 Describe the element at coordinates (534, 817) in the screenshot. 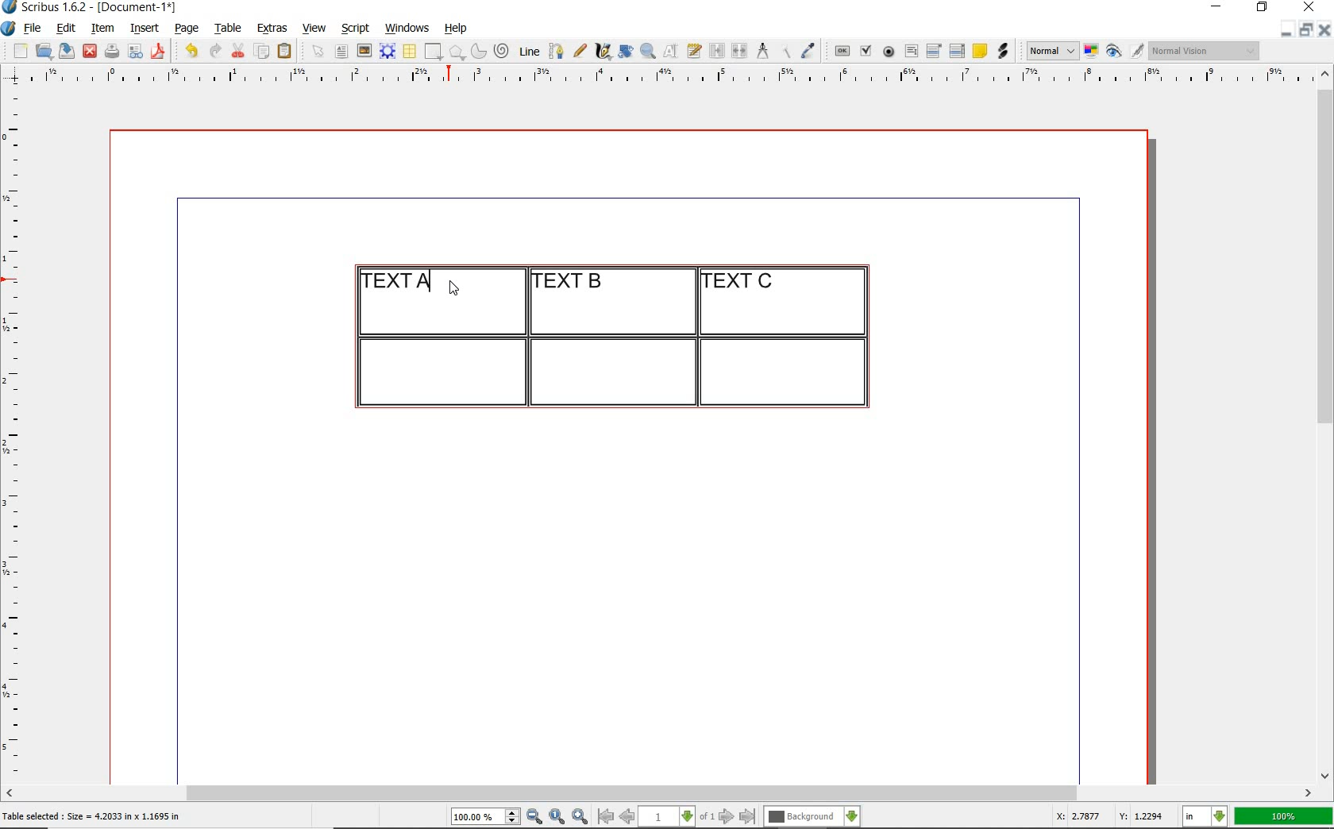

I see `zoom out` at that location.